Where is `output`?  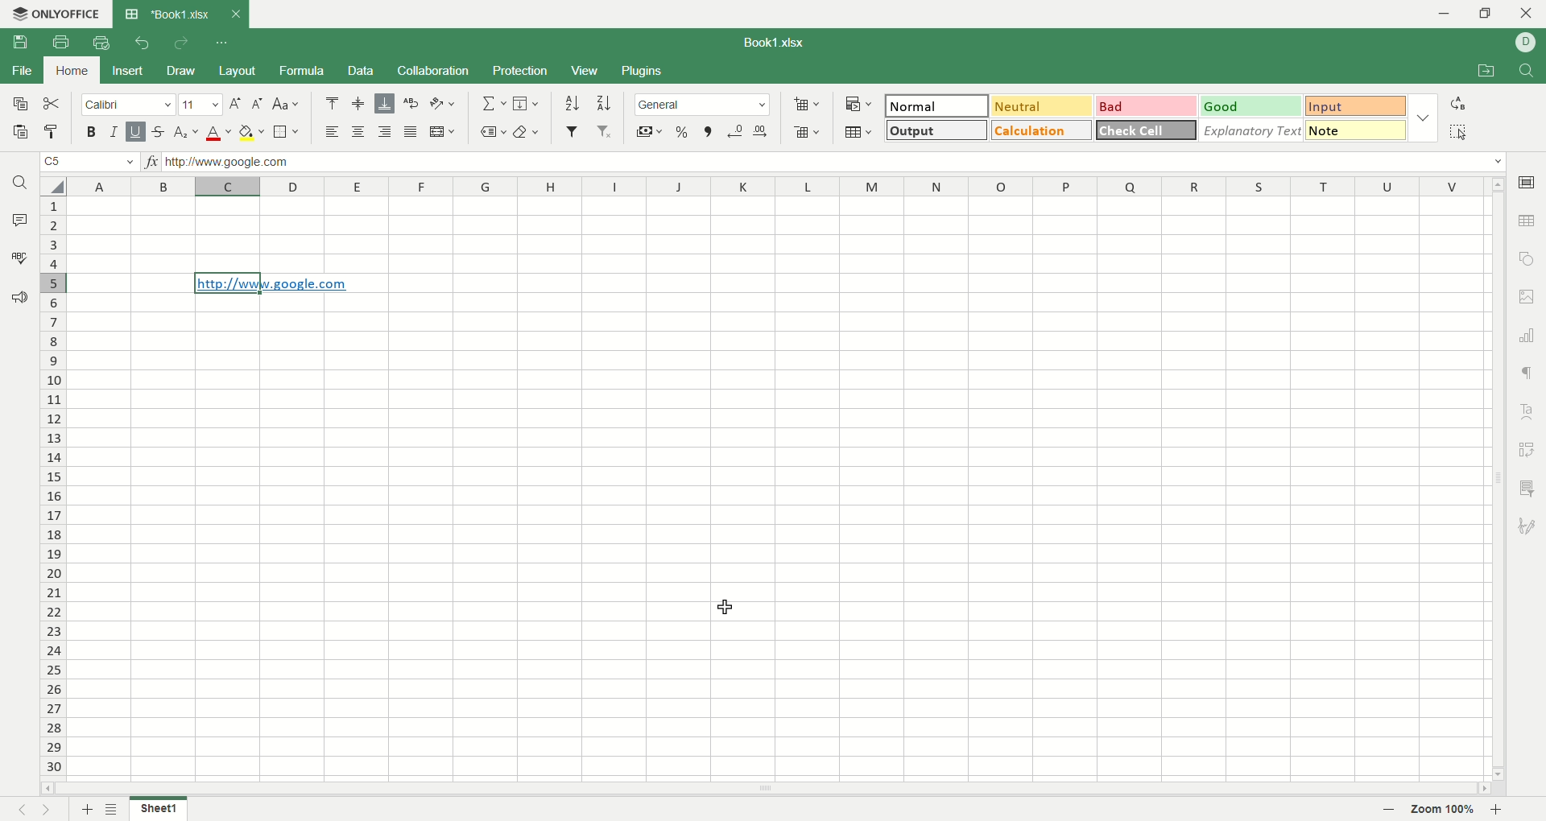 output is located at coordinates (934, 130).